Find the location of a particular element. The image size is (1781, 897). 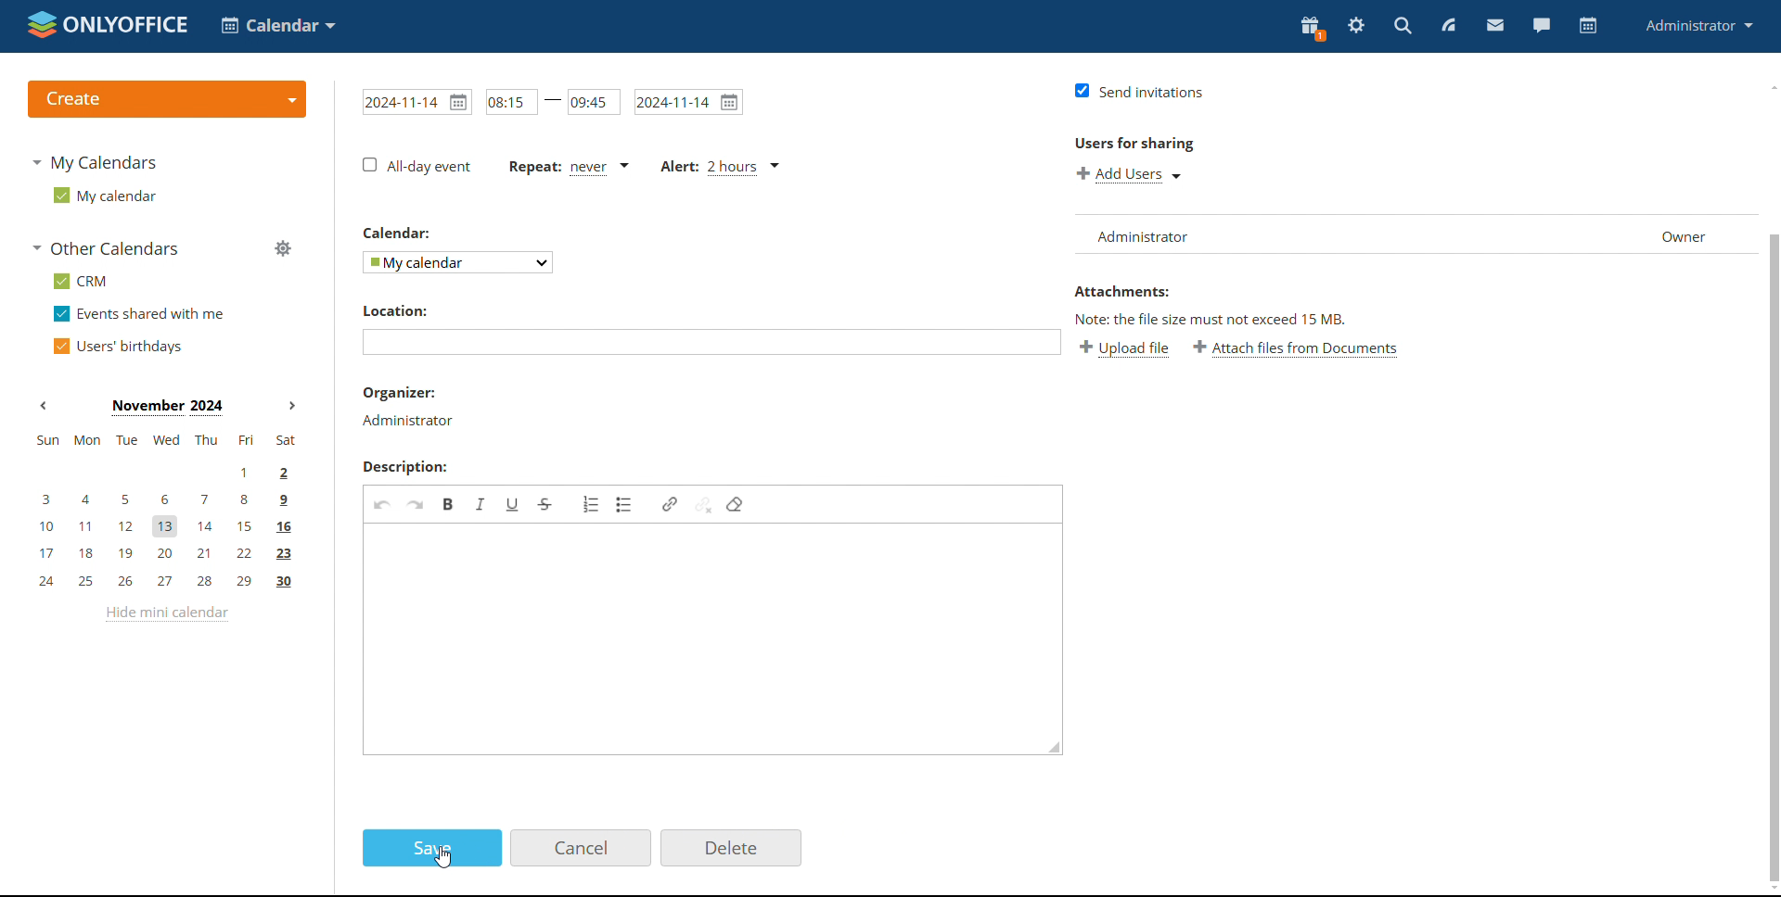

note about file size exceeding  is located at coordinates (1215, 320).